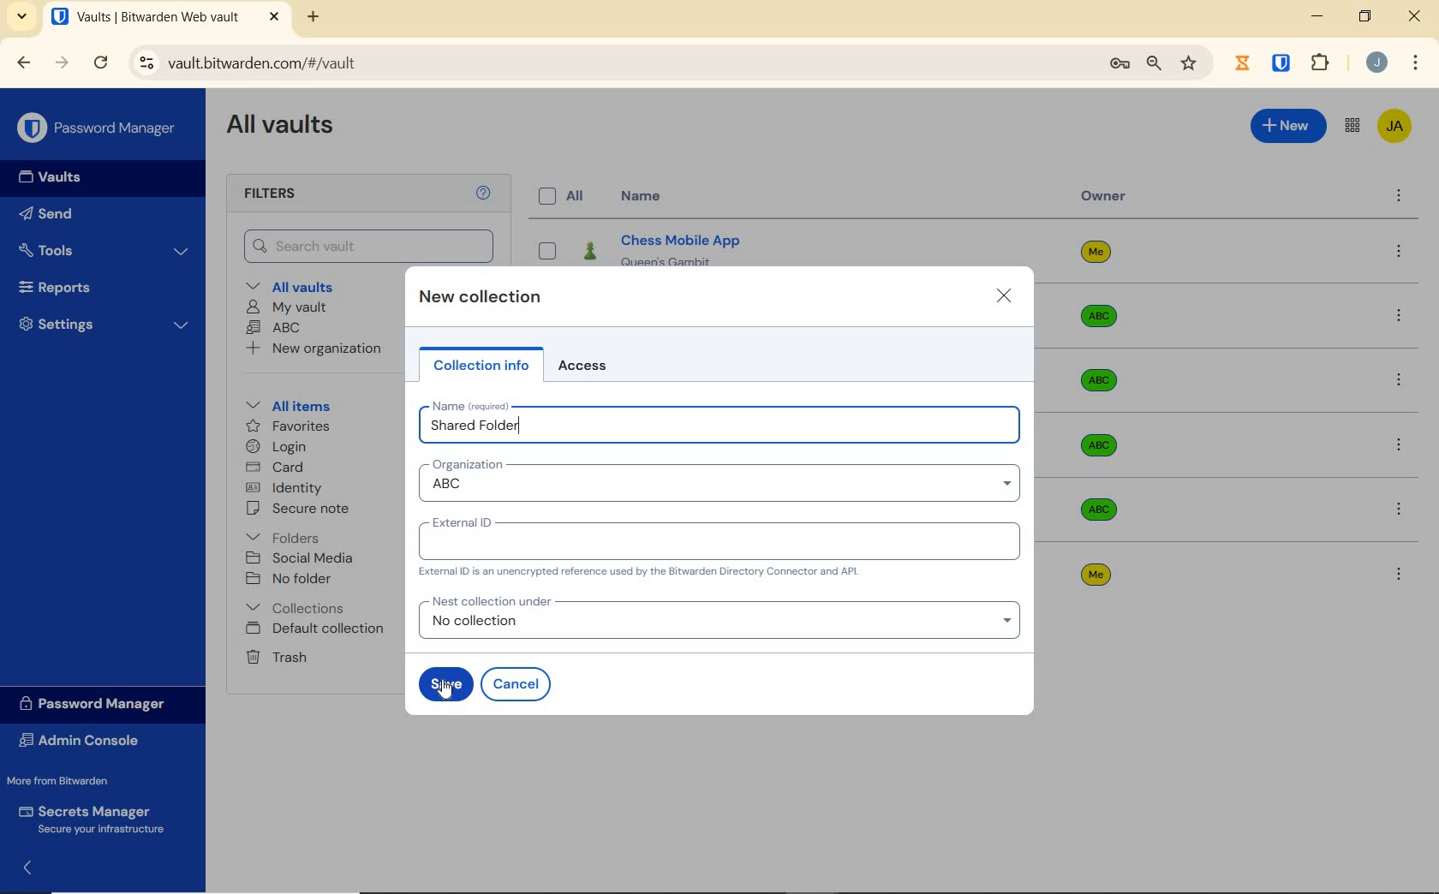 The height and width of the screenshot is (894, 1439). I want to click on login, so click(286, 447).